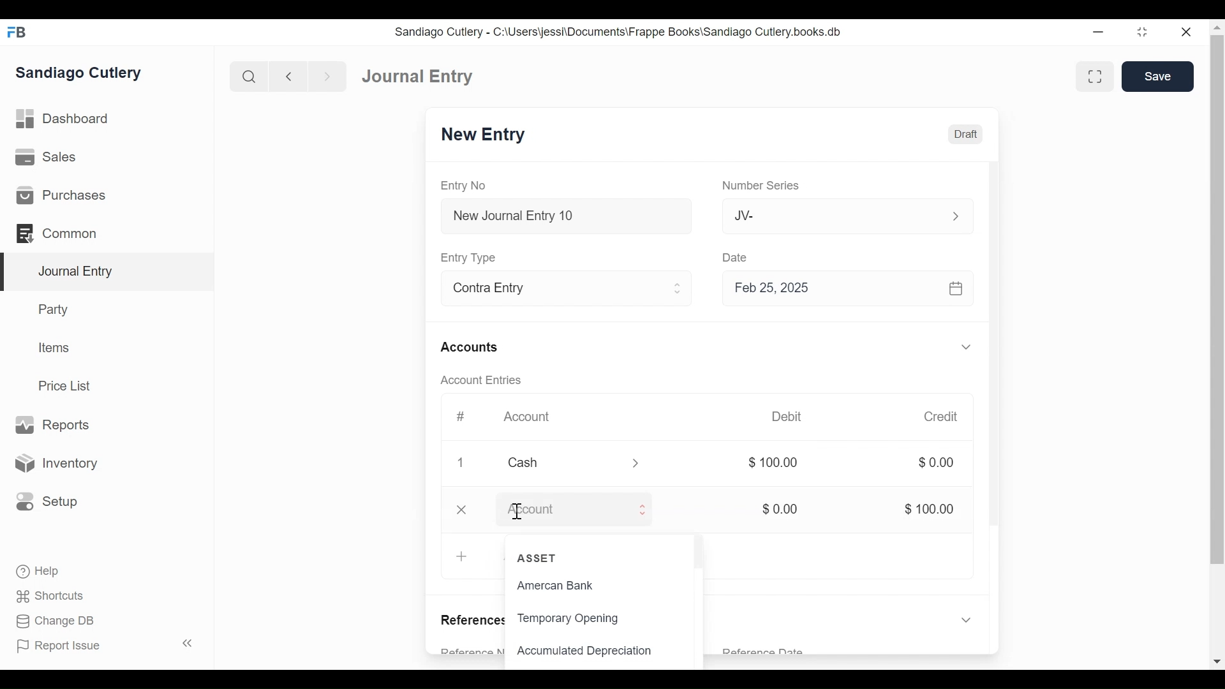 This screenshot has height=689, width=1225. What do you see at coordinates (289, 77) in the screenshot?
I see `Navigate Back` at bounding box center [289, 77].